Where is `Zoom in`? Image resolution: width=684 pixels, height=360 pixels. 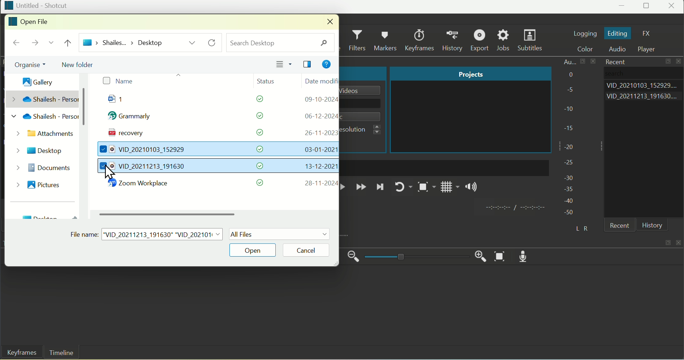
Zoom in is located at coordinates (478, 255).